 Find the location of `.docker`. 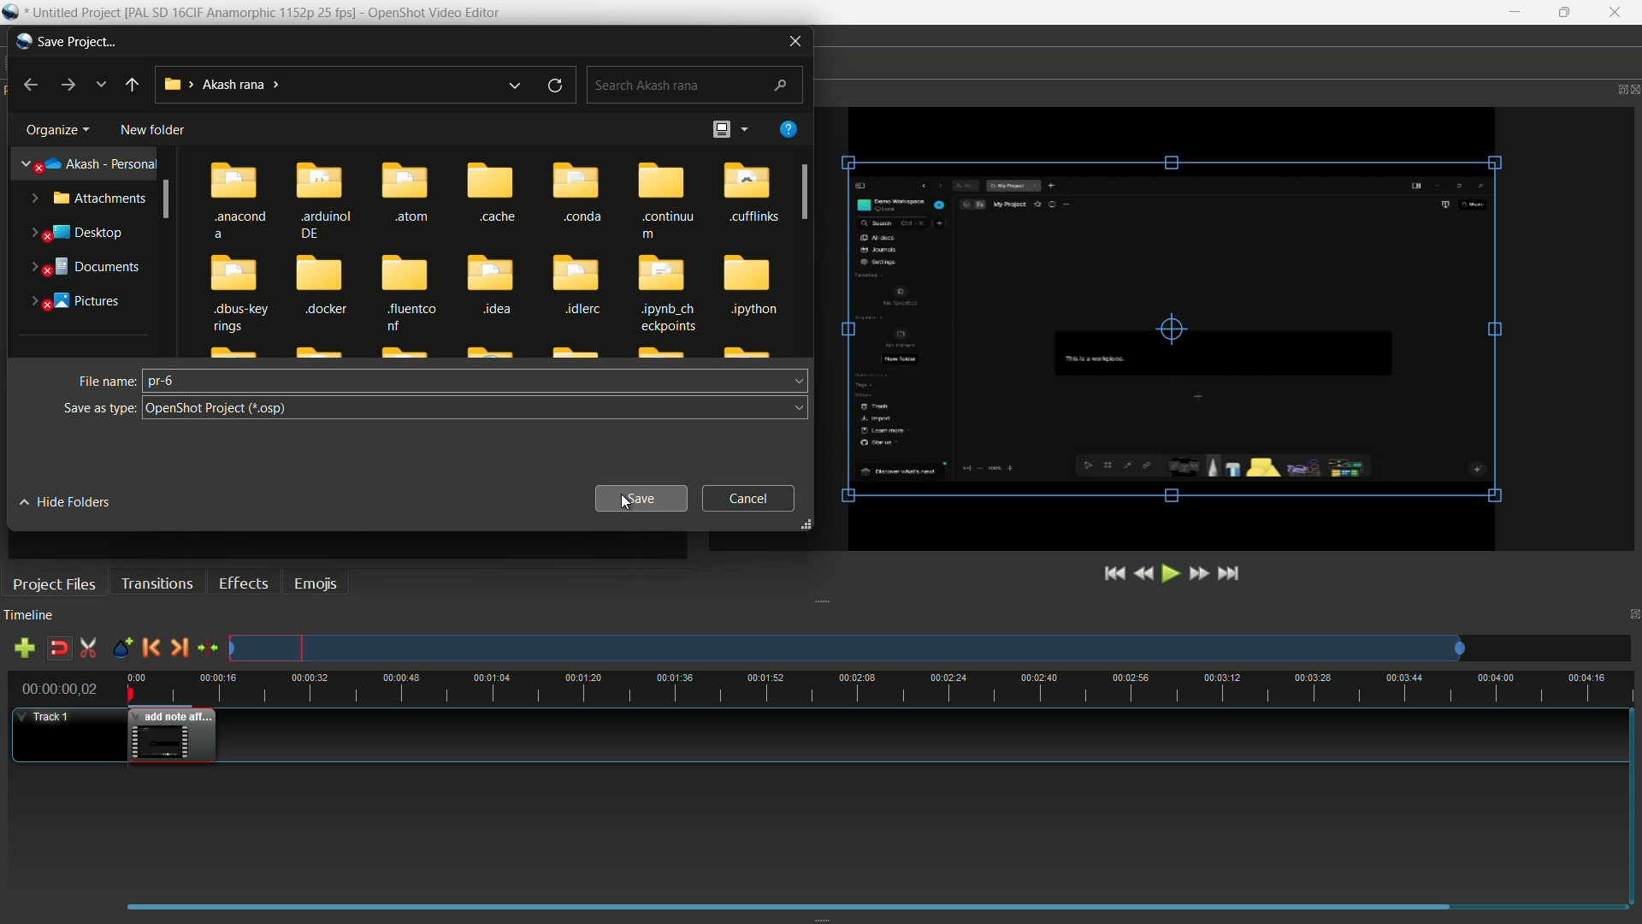

.docker is located at coordinates (323, 294).